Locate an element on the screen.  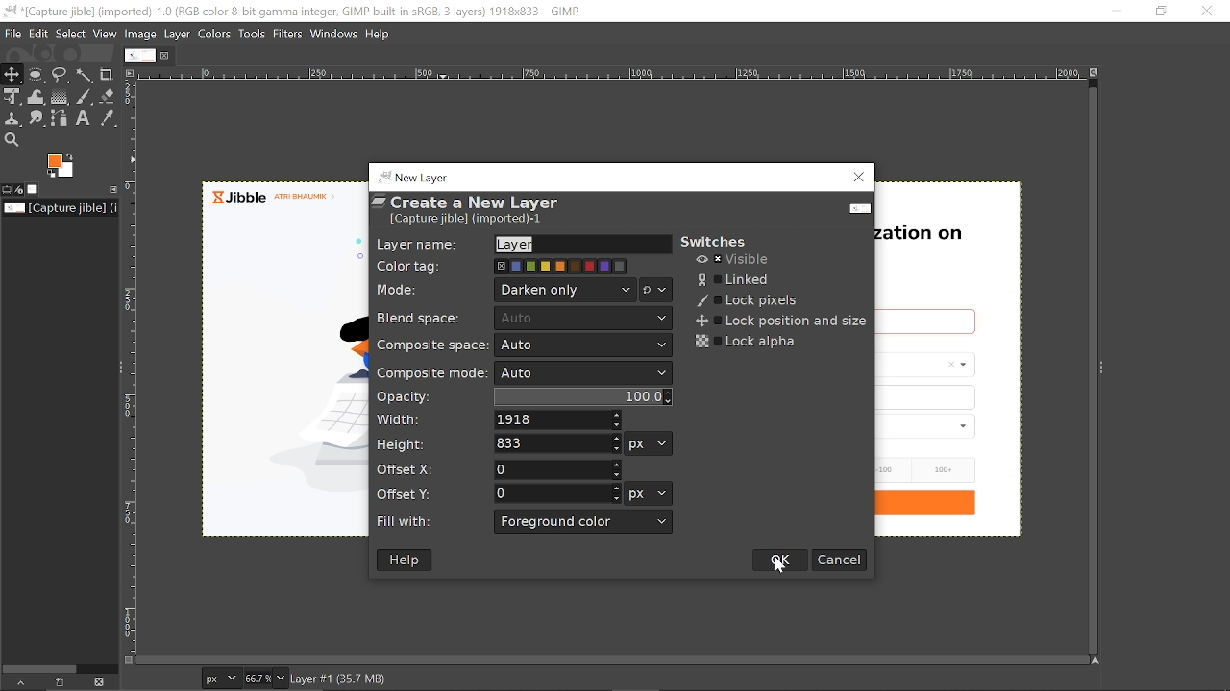
Filters is located at coordinates (289, 34).